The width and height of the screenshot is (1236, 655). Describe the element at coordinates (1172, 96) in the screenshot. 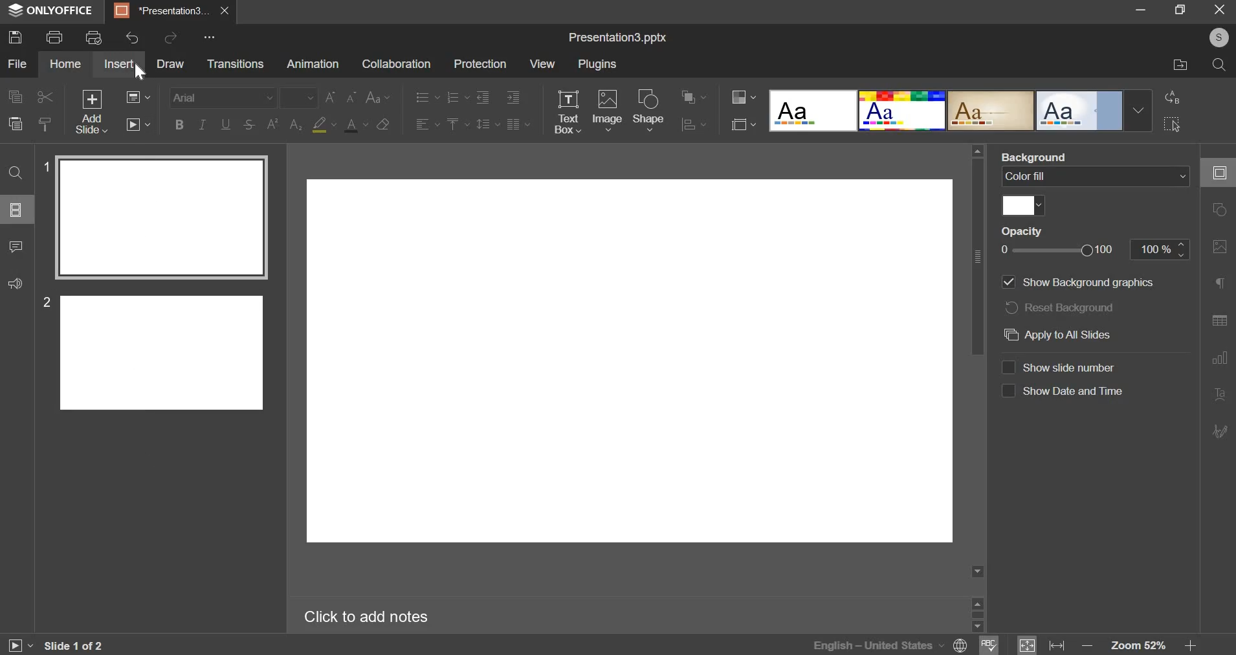

I see `replace` at that location.